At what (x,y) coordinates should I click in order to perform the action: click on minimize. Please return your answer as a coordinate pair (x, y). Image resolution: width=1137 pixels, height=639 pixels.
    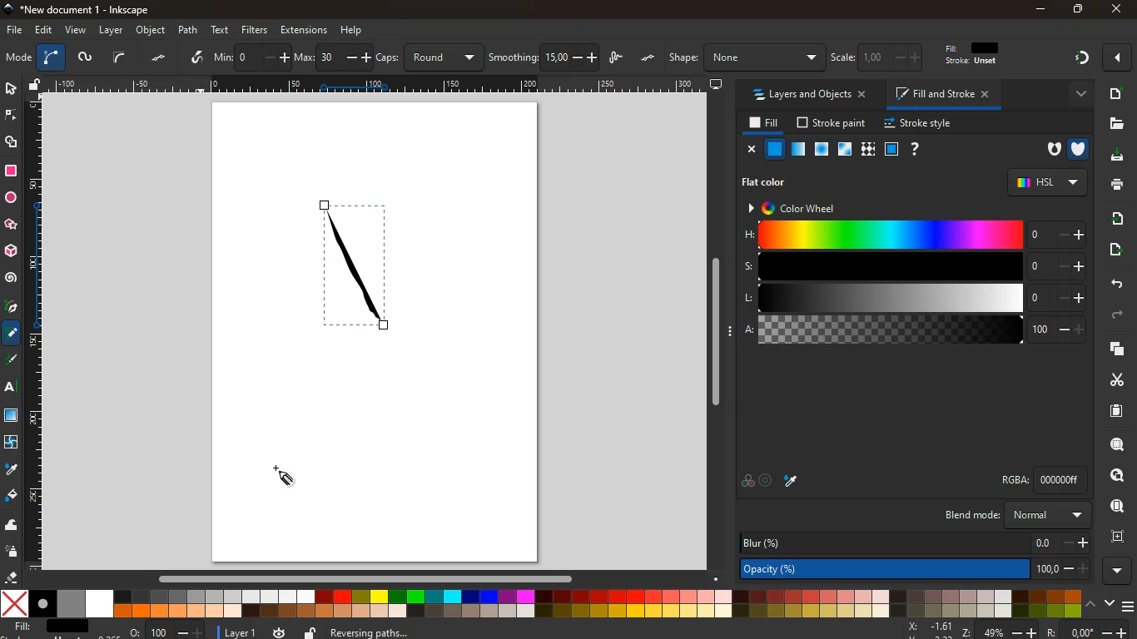
    Looking at the image, I should click on (1042, 10).